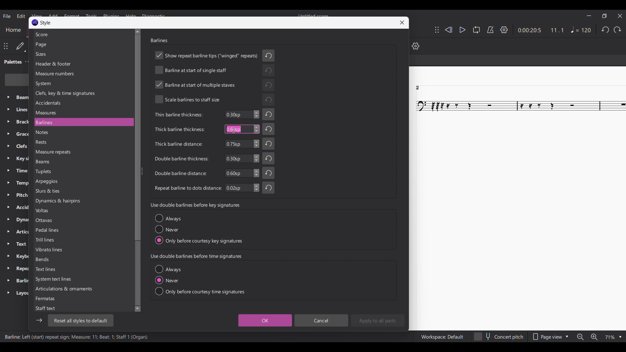  I want to click on Current score, so click(517, 198).